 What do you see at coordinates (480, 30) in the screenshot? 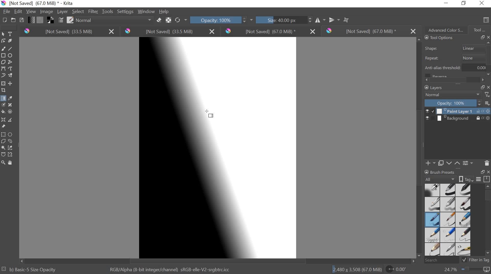
I see `TOOL` at bounding box center [480, 30].